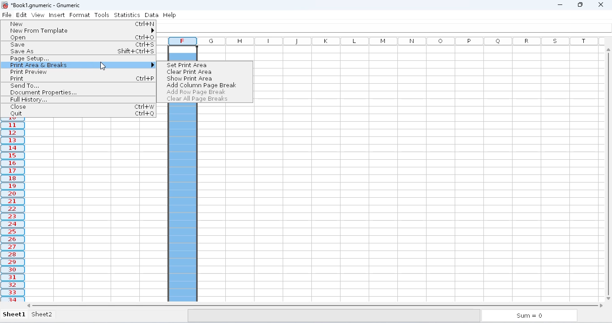 This screenshot has height=323, width=612. Describe the element at coordinates (5, 4) in the screenshot. I see `logo` at that location.